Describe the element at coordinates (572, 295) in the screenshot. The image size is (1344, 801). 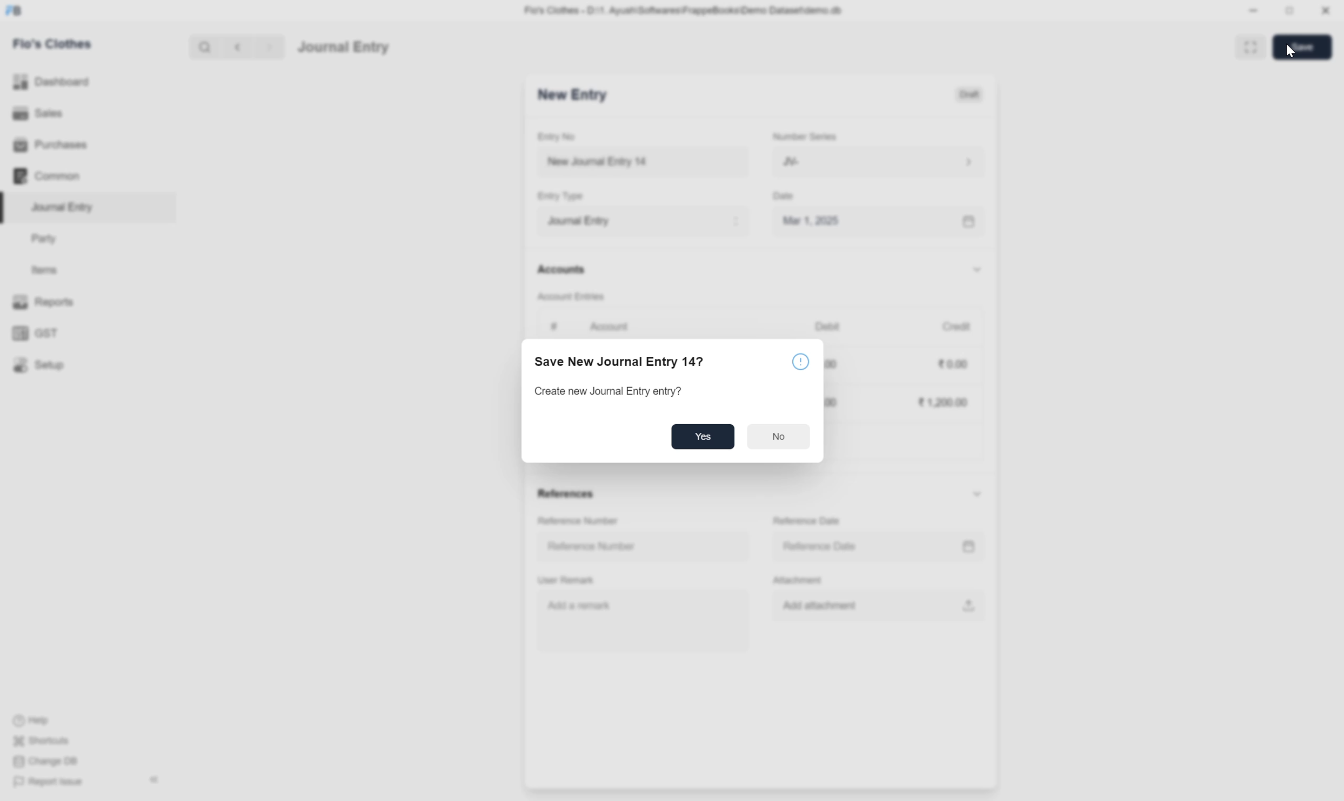
I see `Account Entries` at that location.